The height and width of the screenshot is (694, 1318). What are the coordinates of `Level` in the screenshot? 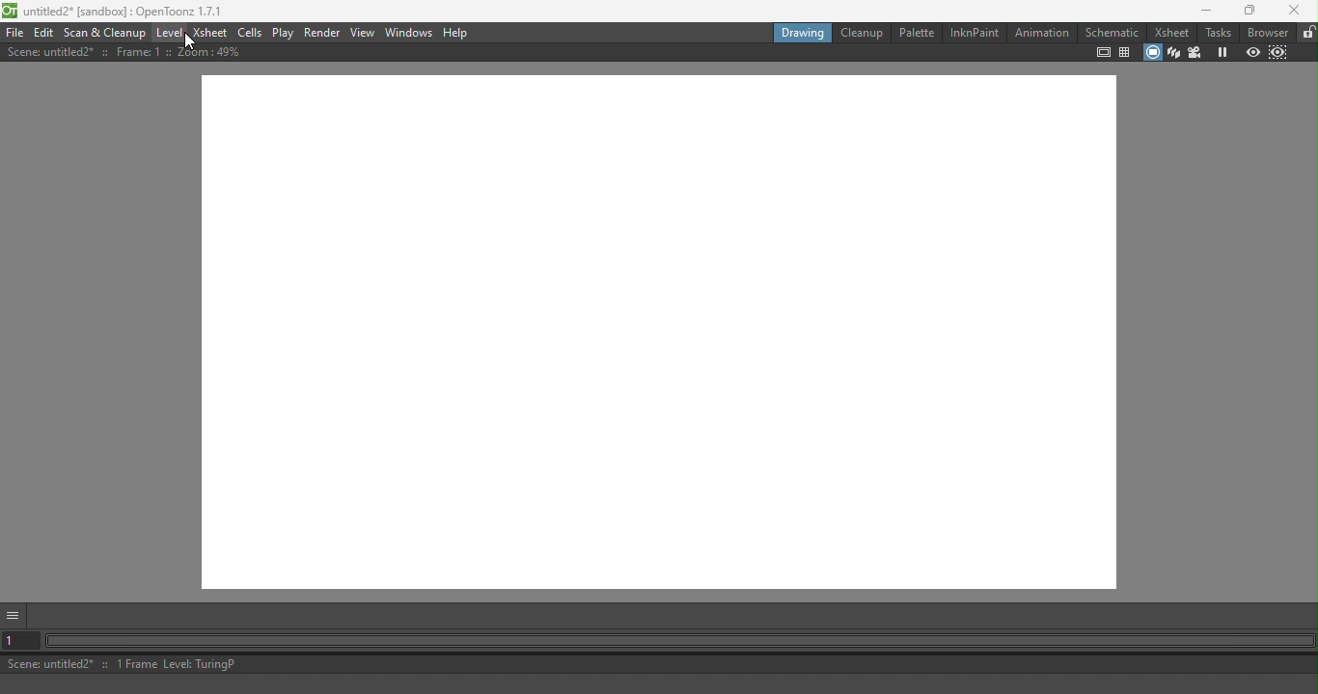 It's located at (168, 33).